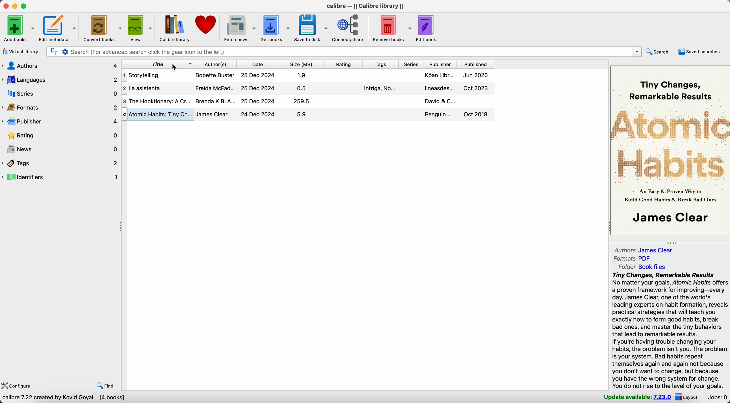 This screenshot has width=730, height=403. What do you see at coordinates (365, 6) in the screenshot?
I see `Calibre - || calibre library ||` at bounding box center [365, 6].